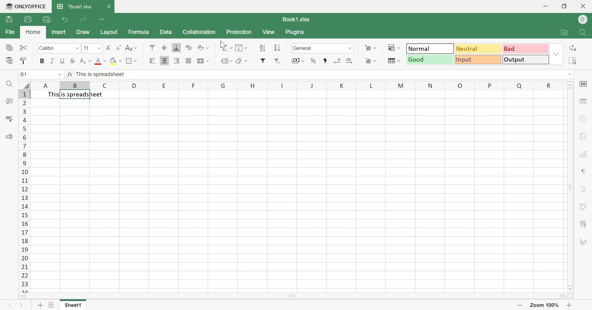 This screenshot has width=592, height=310. Describe the element at coordinates (584, 171) in the screenshot. I see `paragraph settings` at that location.